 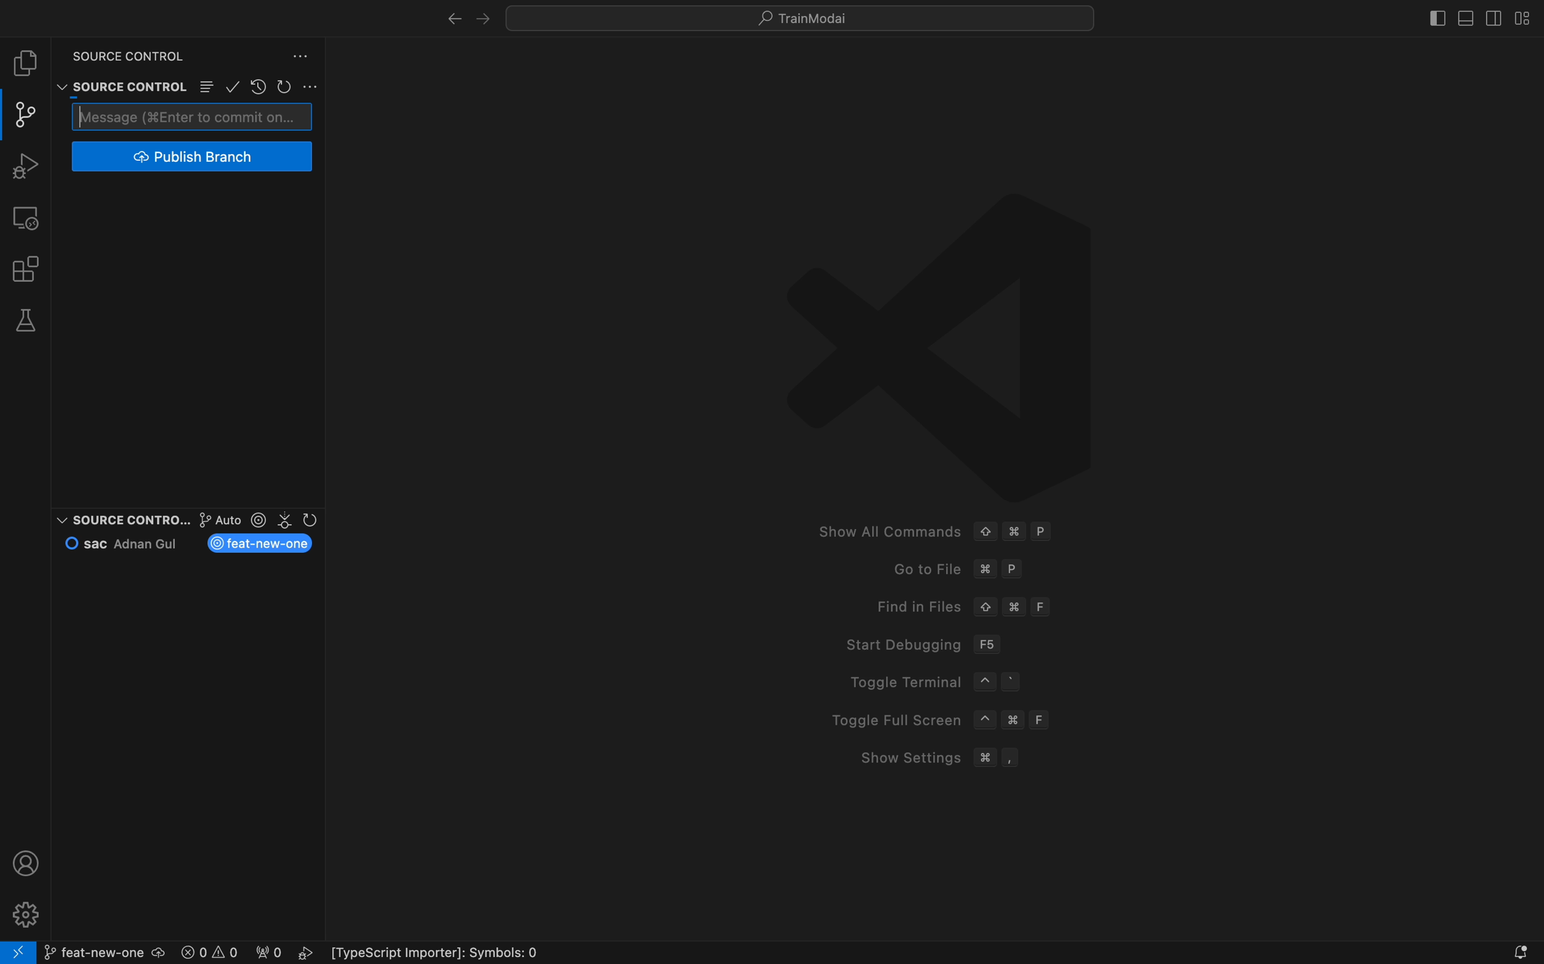 I want to click on search bar, so click(x=809, y=18).